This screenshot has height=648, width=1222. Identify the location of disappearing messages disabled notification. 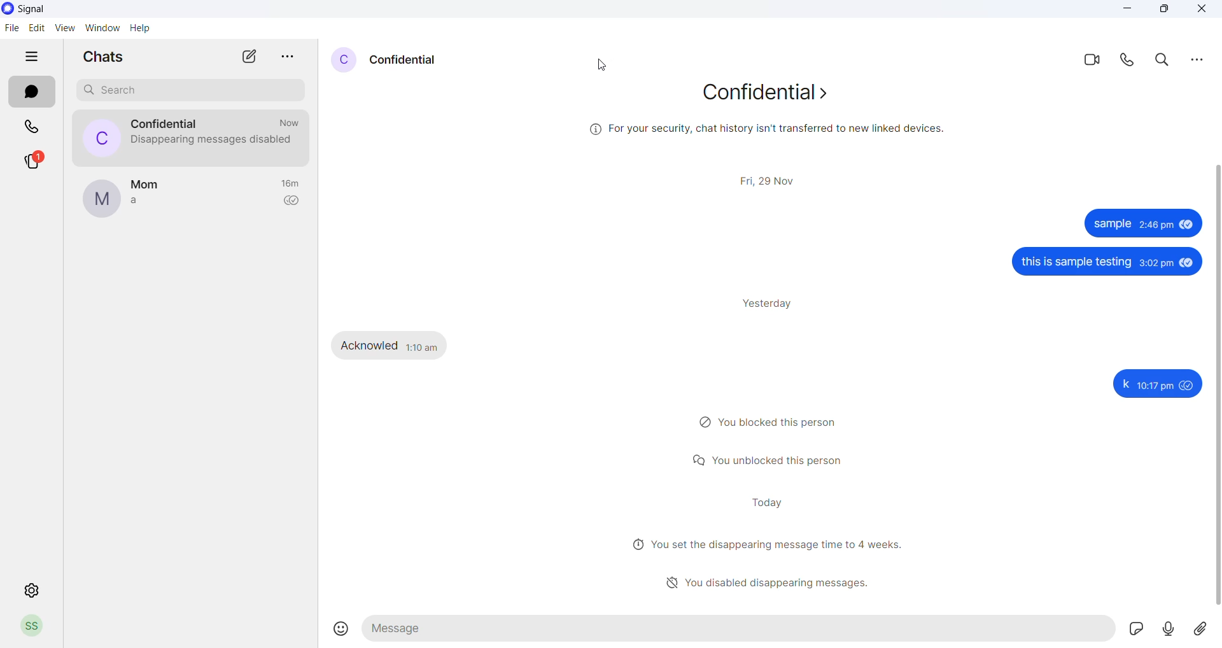
(219, 141).